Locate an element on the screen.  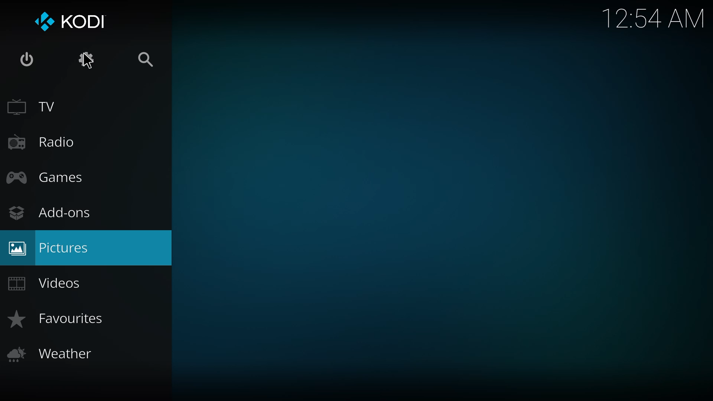
tv is located at coordinates (35, 108).